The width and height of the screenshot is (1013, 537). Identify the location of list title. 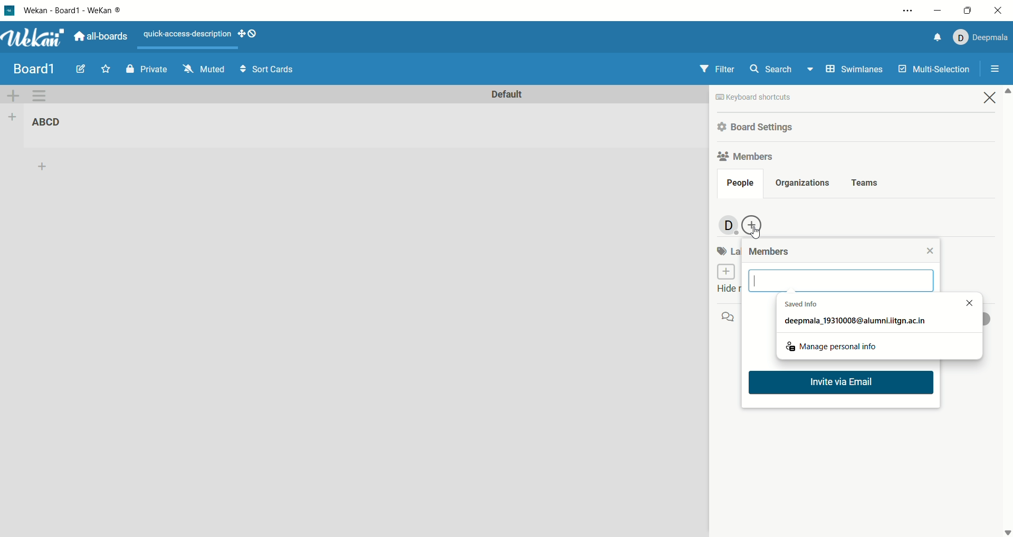
(53, 123).